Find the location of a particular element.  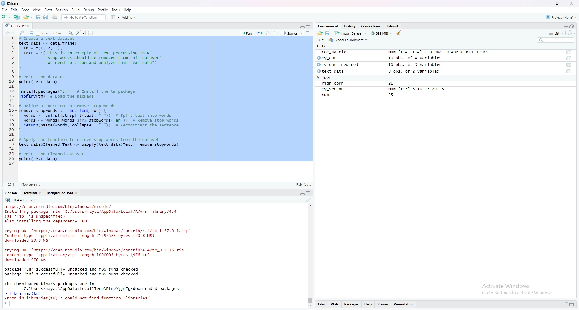

build is located at coordinates (76, 10).